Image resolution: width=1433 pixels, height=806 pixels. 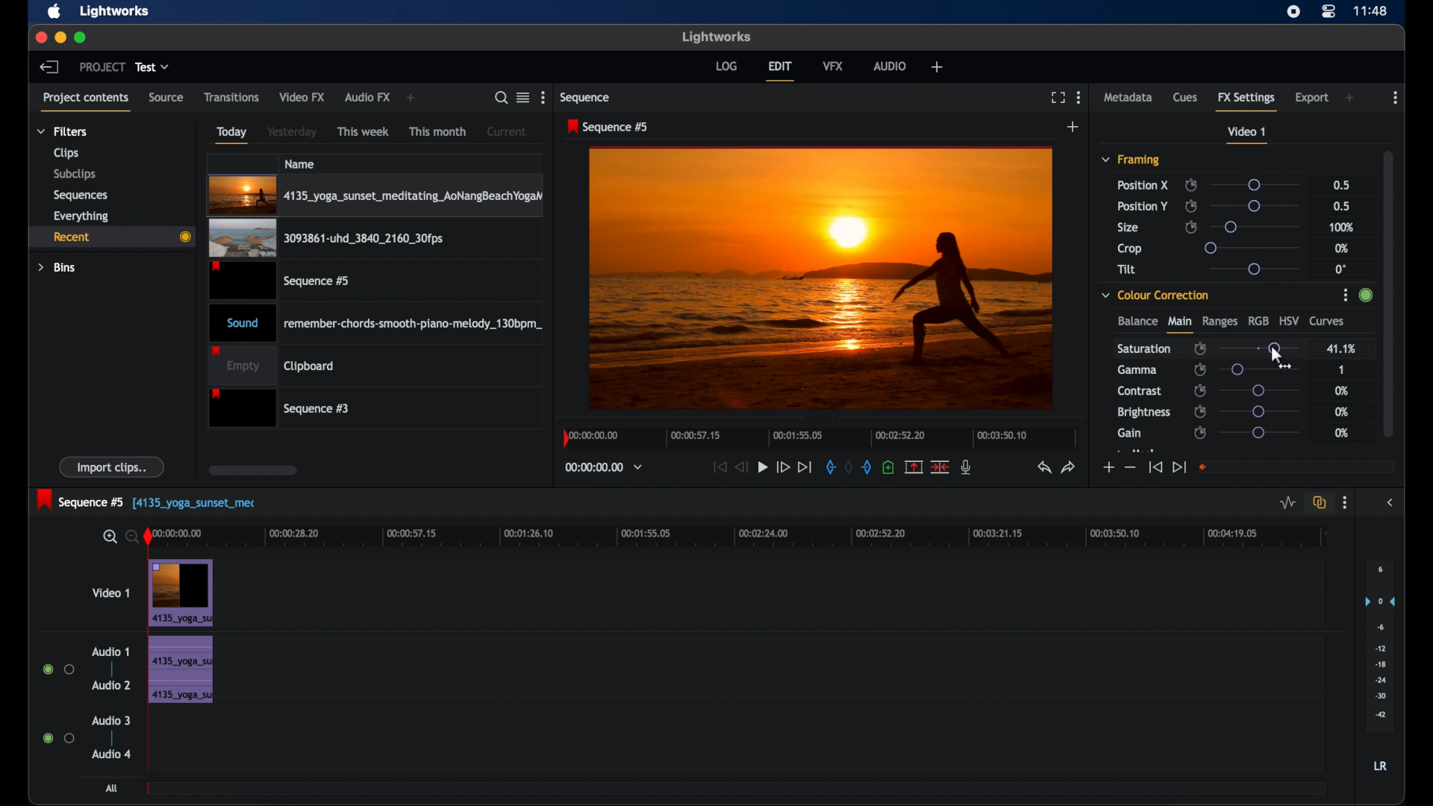 What do you see at coordinates (110, 753) in the screenshot?
I see `audio 4` at bounding box center [110, 753].